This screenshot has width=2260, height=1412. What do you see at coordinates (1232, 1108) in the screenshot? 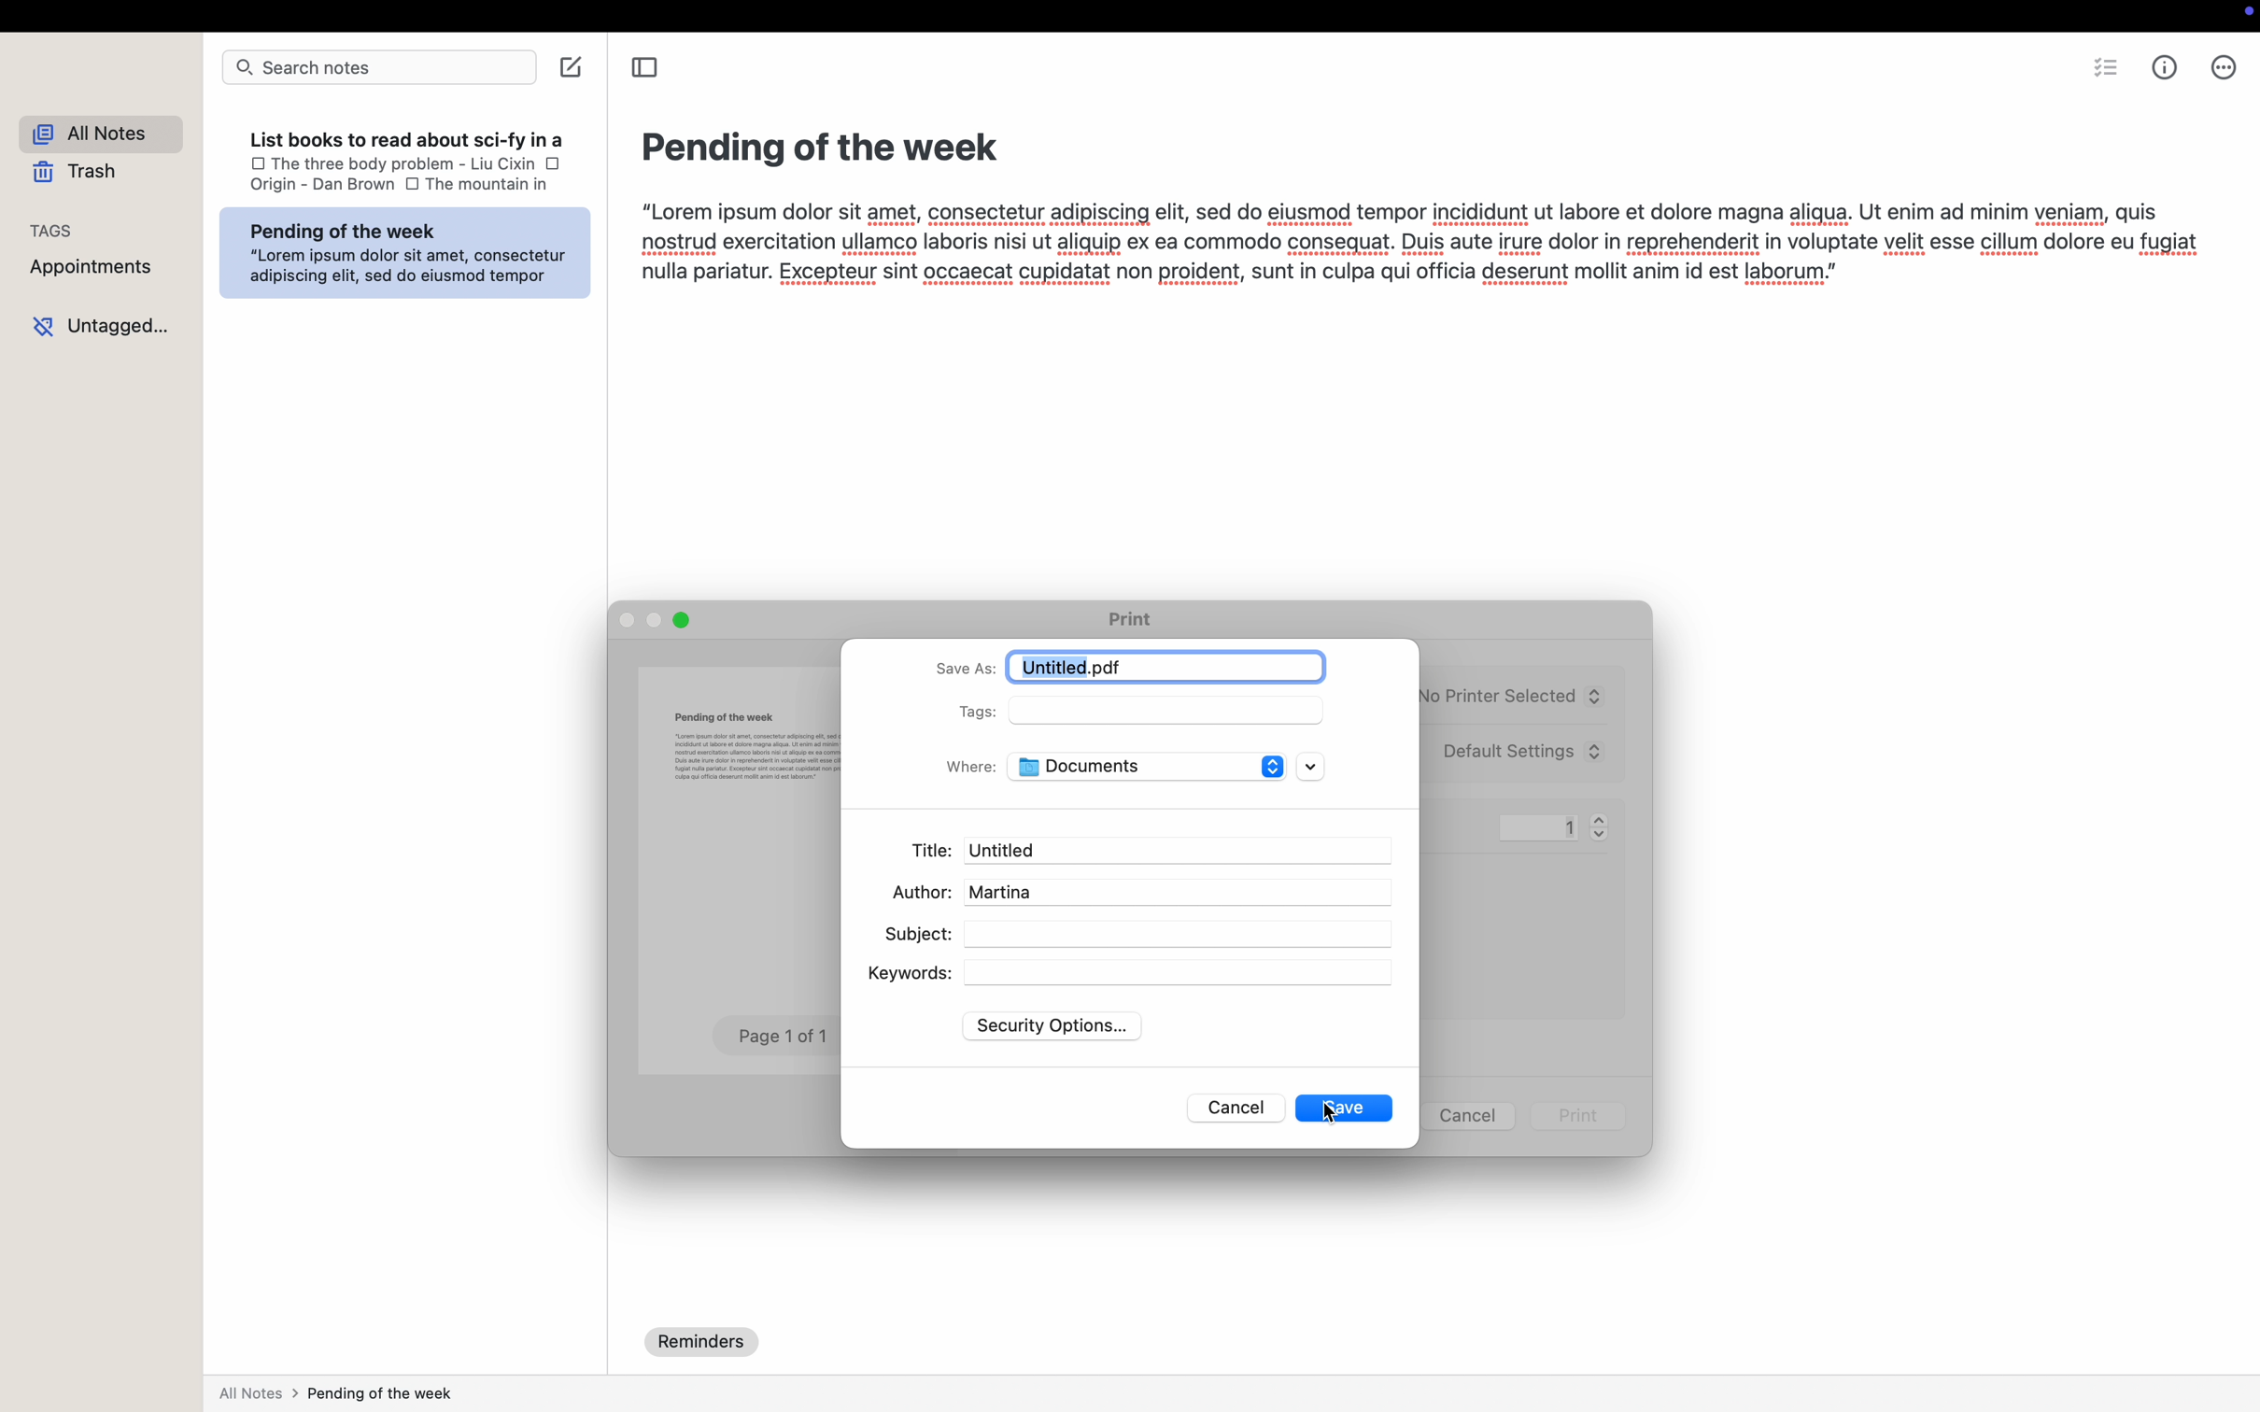
I see `cancel` at bounding box center [1232, 1108].